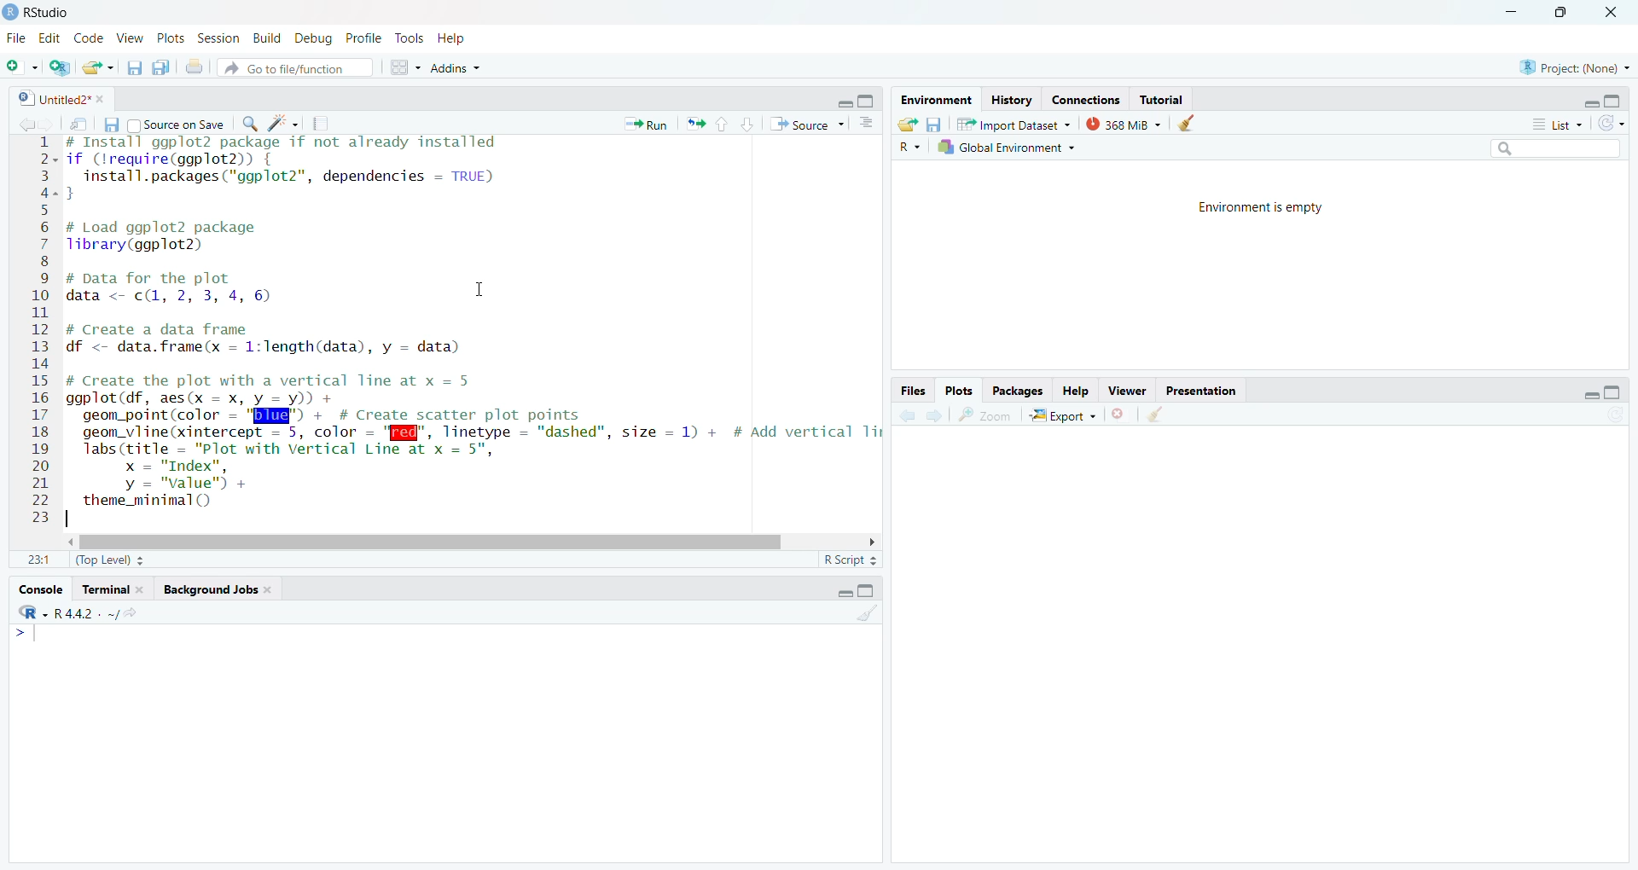  What do you see at coordinates (1570, 65) in the screenshot?
I see `Project: (None)` at bounding box center [1570, 65].